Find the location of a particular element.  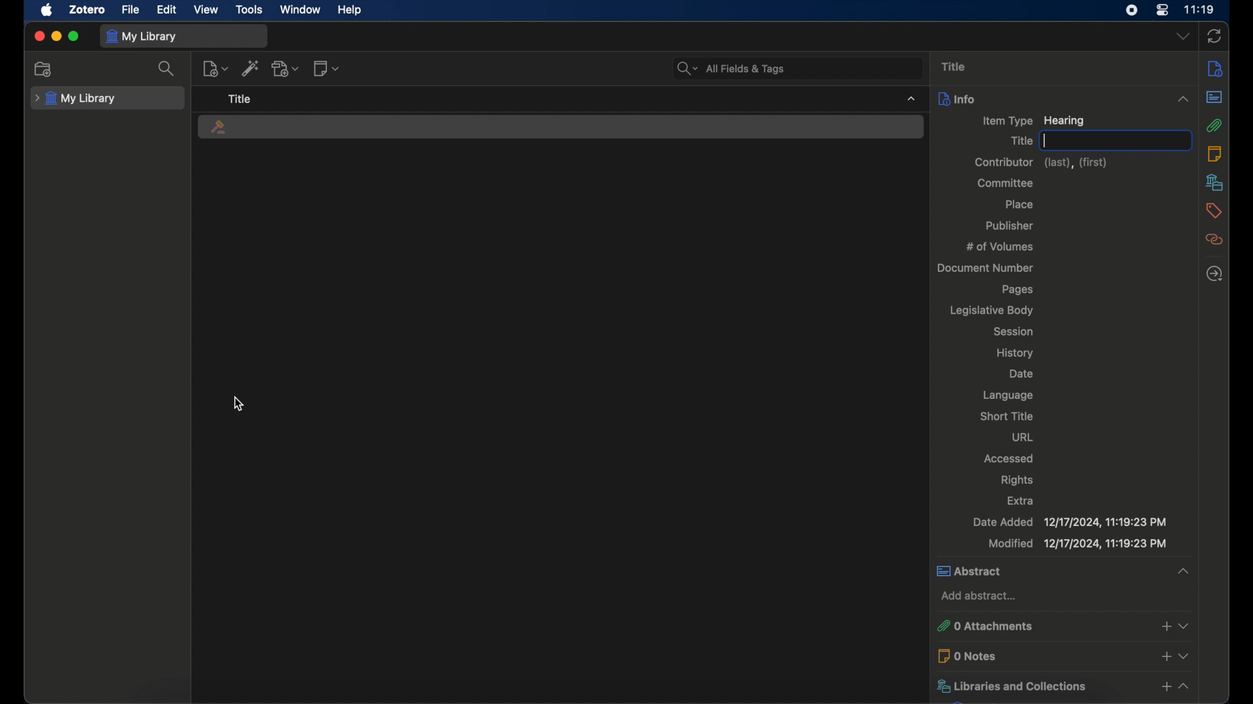

committee is located at coordinates (1005, 182).